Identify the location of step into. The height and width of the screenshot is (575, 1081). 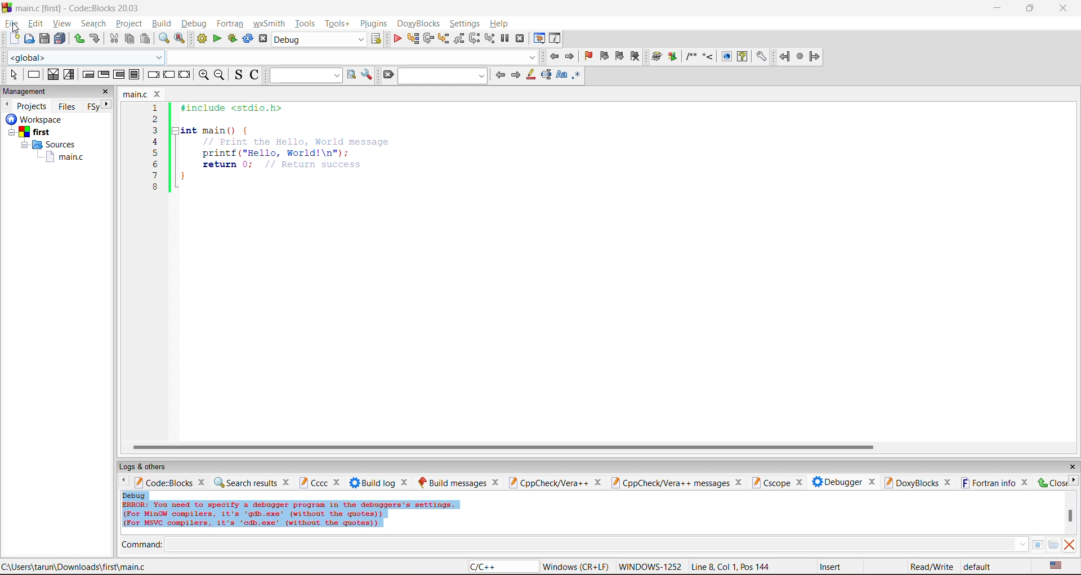
(443, 38).